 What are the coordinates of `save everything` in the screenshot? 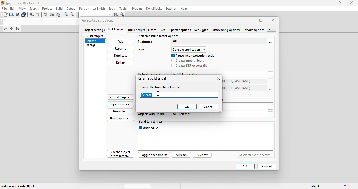 It's located at (25, 15).